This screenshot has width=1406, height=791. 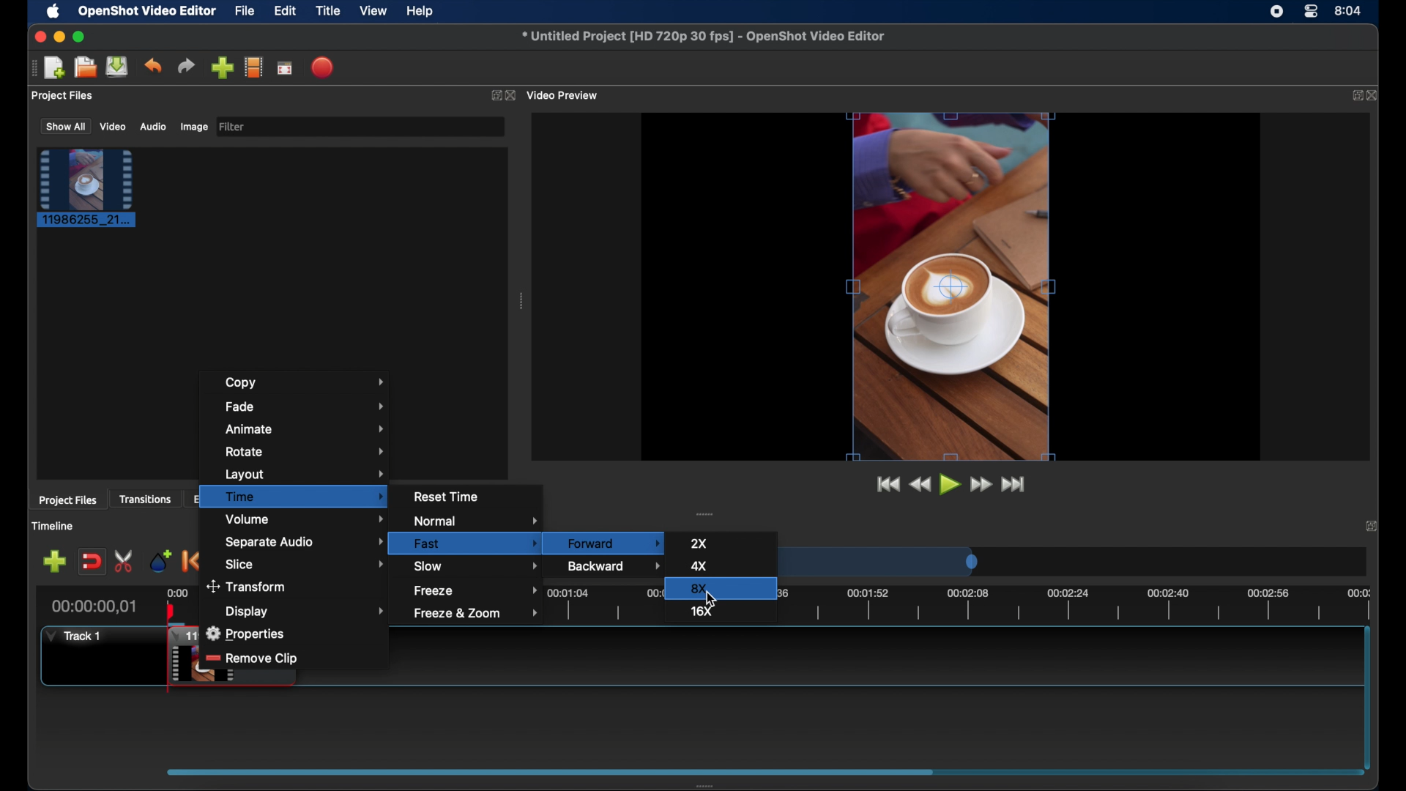 What do you see at coordinates (114, 127) in the screenshot?
I see `video` at bounding box center [114, 127].